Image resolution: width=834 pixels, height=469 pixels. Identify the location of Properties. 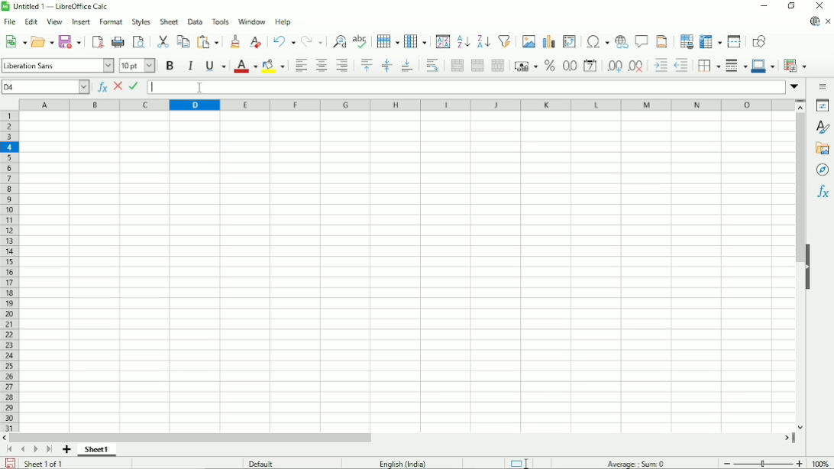
(823, 105).